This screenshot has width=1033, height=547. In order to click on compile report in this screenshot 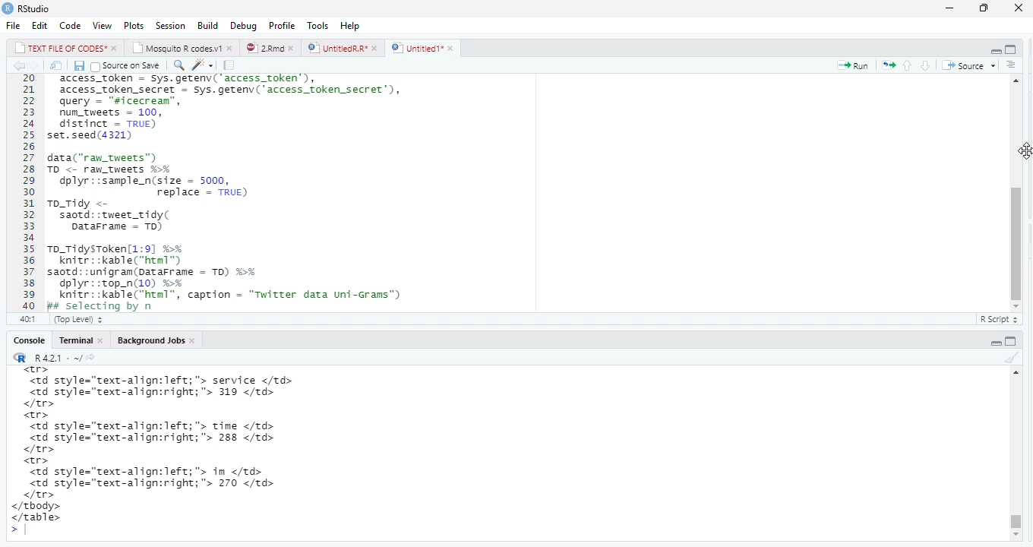, I will do `click(229, 65)`.